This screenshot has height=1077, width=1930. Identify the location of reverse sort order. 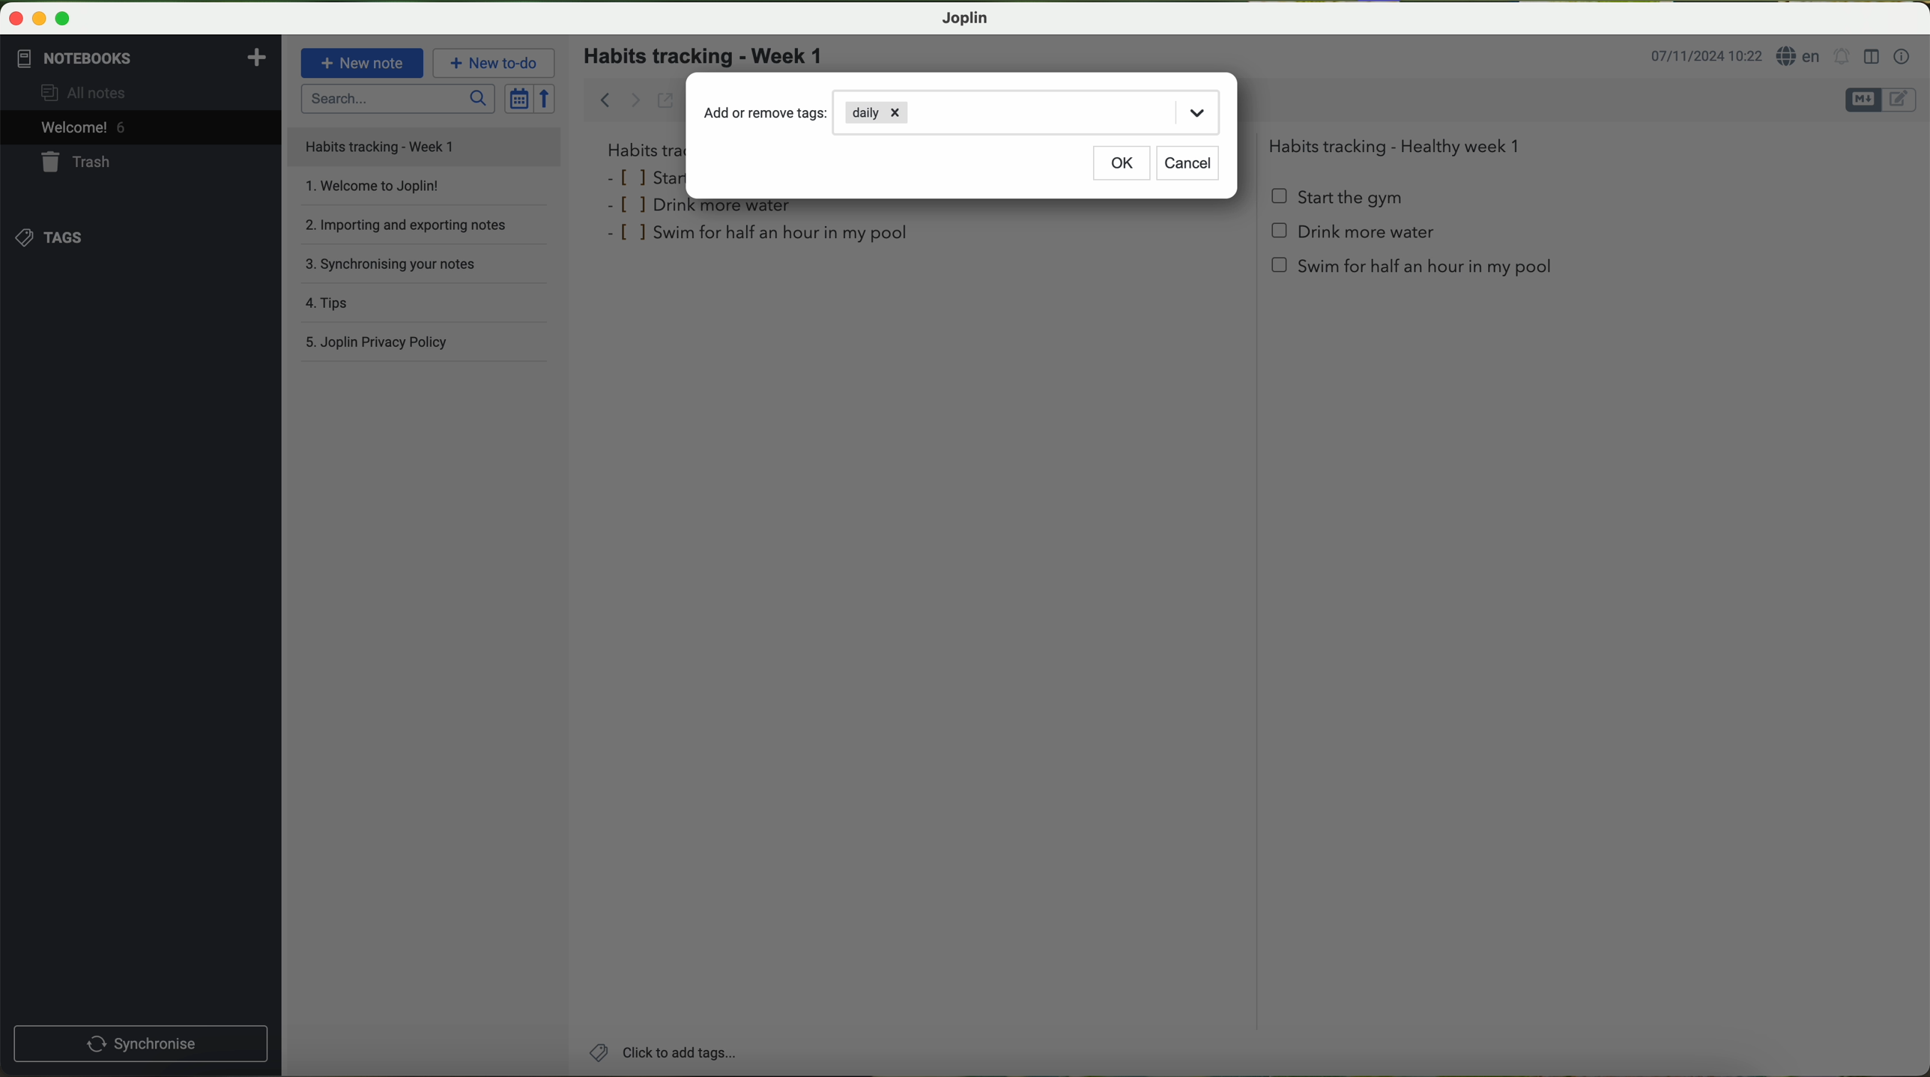
(546, 98).